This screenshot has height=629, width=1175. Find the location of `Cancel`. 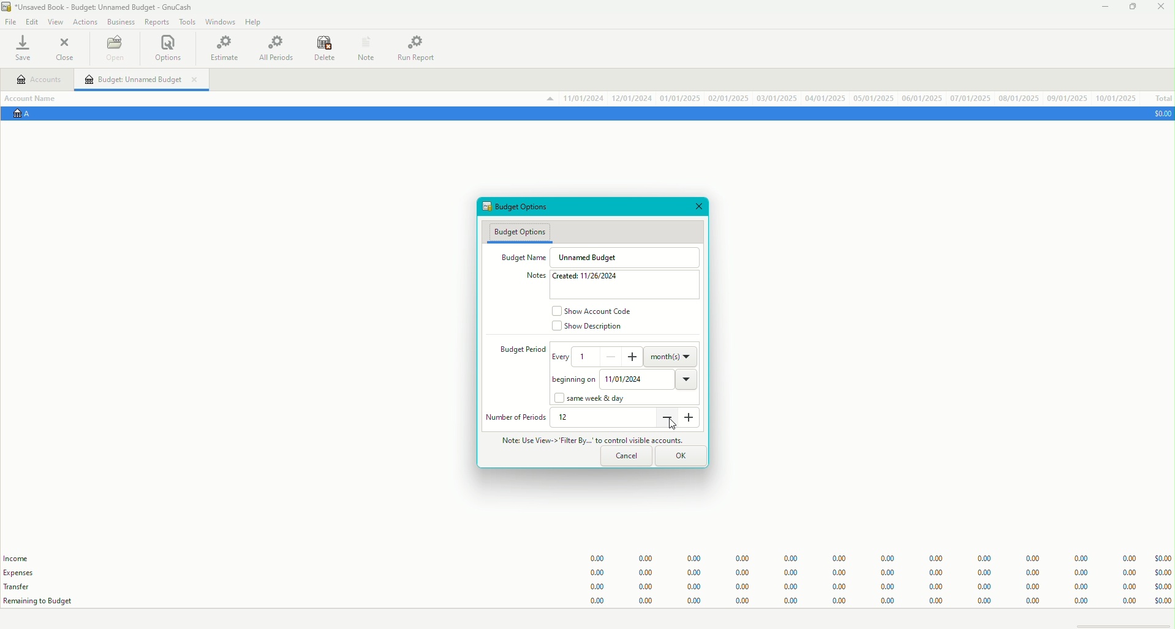

Cancel is located at coordinates (626, 456).